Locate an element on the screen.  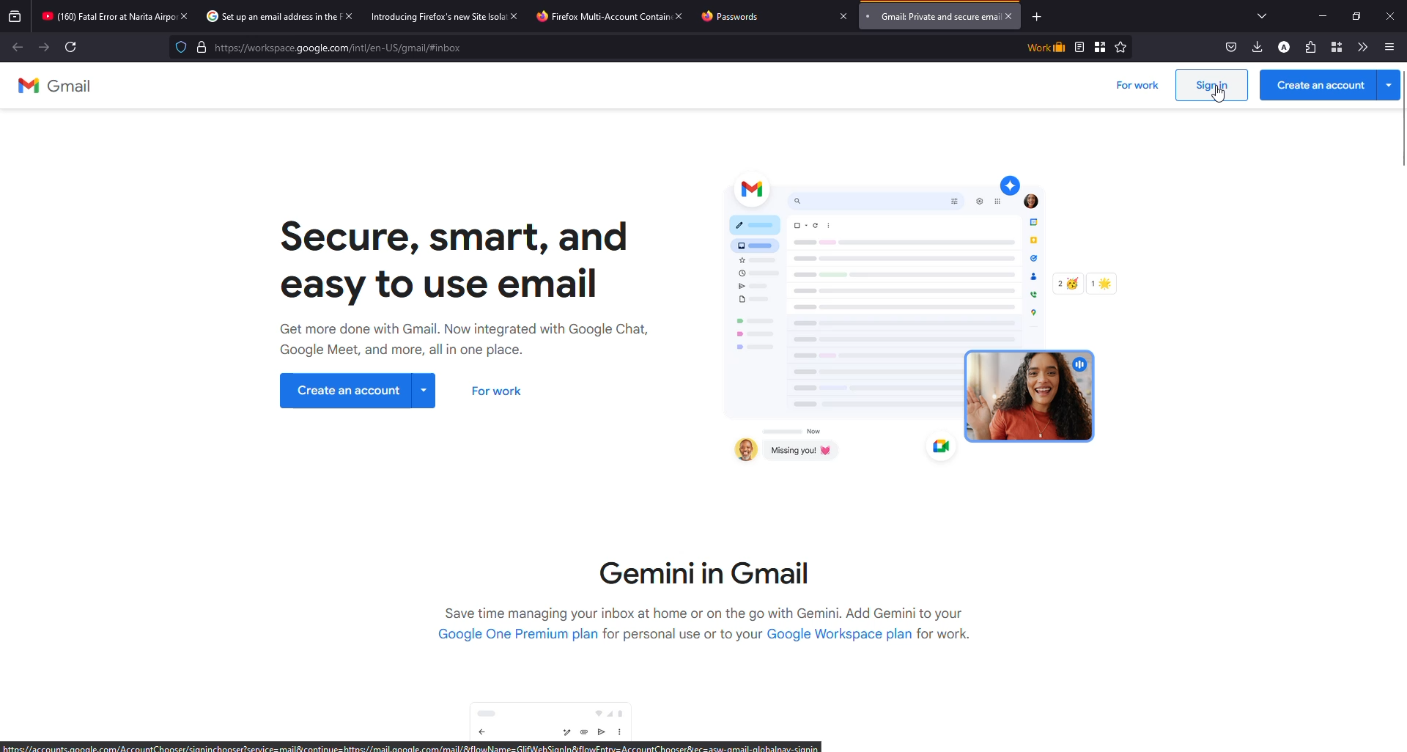
Secure, smart, and easy to use email is located at coordinates (457, 259).